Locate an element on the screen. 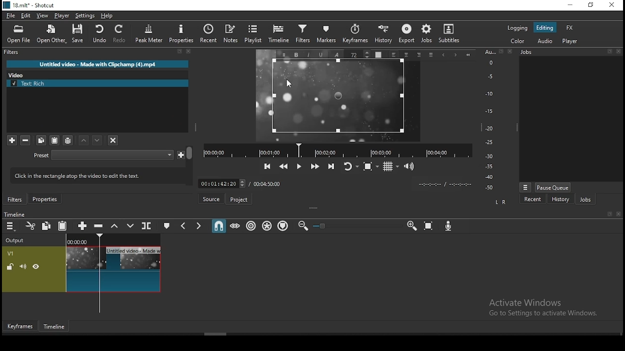 The width and height of the screenshot is (625, 351). Italic is located at coordinates (309, 55).